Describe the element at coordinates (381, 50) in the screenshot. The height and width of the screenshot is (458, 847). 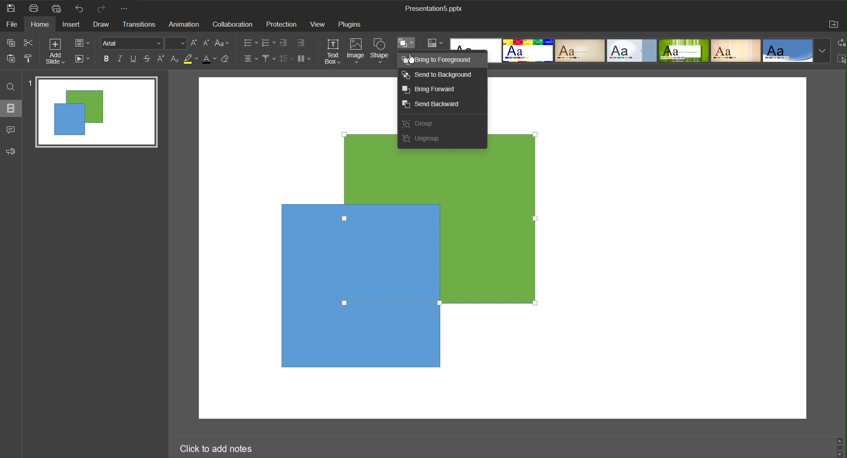
I see `Shape` at that location.